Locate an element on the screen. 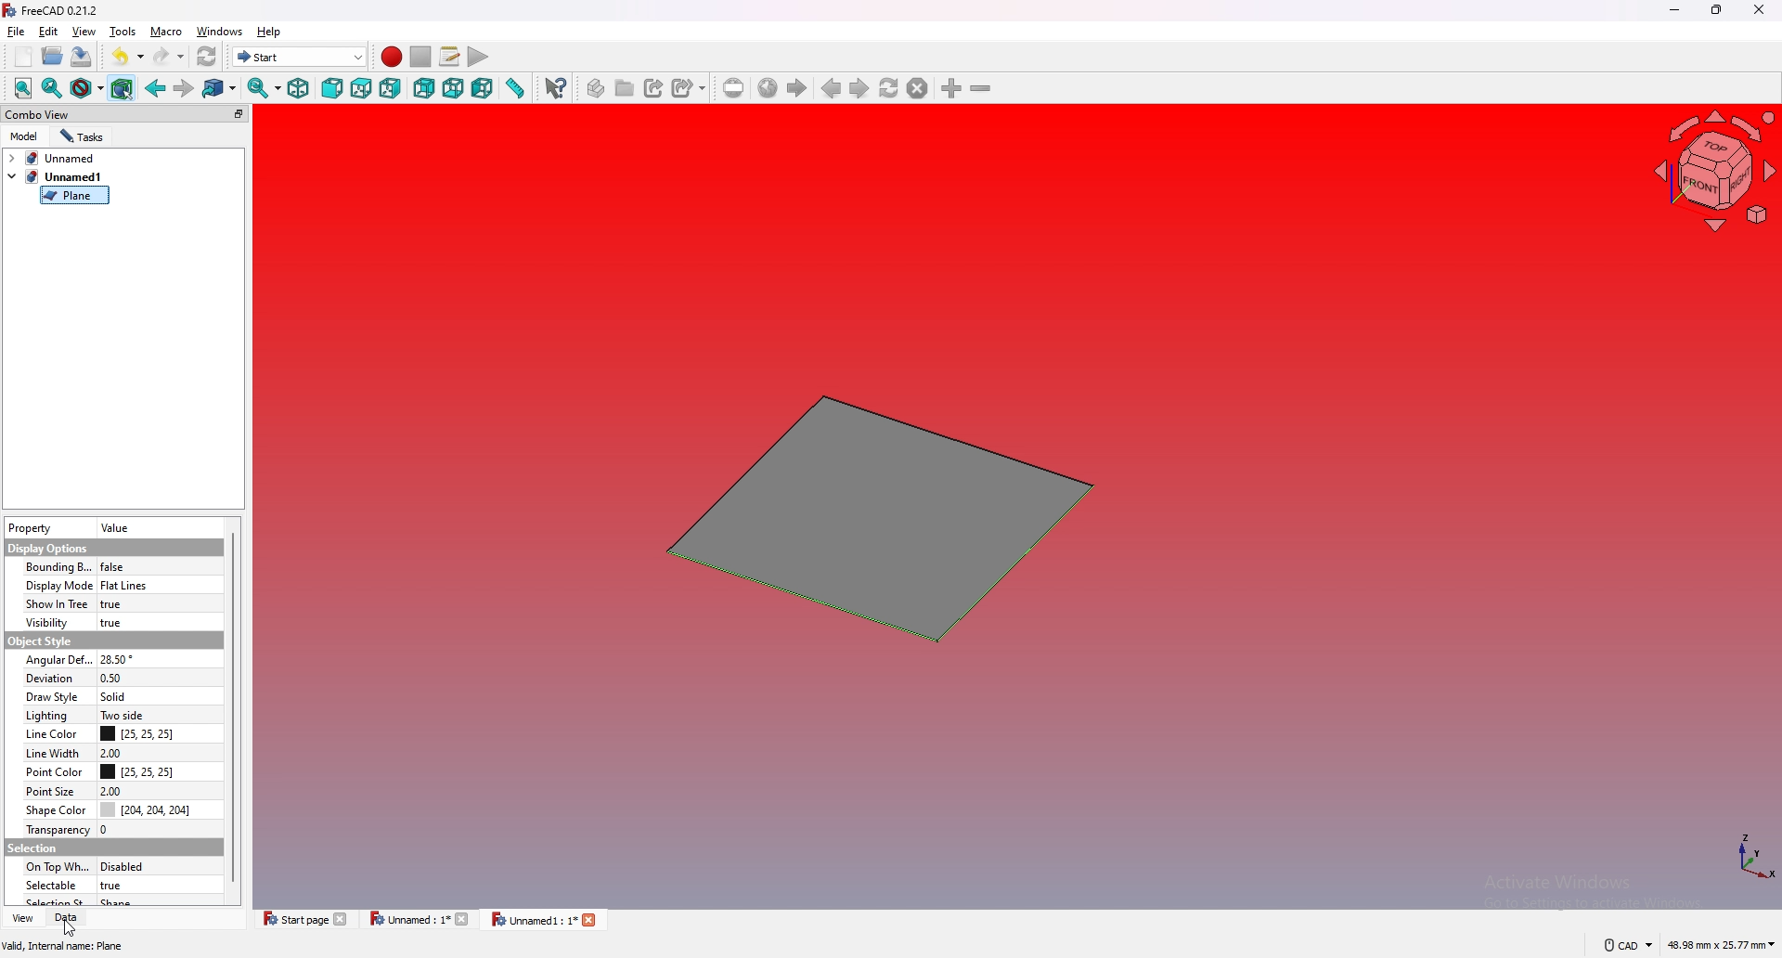 The image size is (1782, 958). right is located at coordinates (390, 88).